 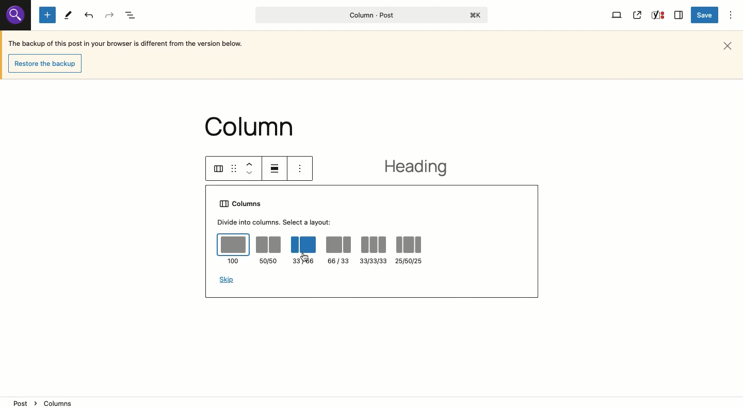 I want to click on The backup of this post in your browser is different from the version below., so click(x=126, y=45).